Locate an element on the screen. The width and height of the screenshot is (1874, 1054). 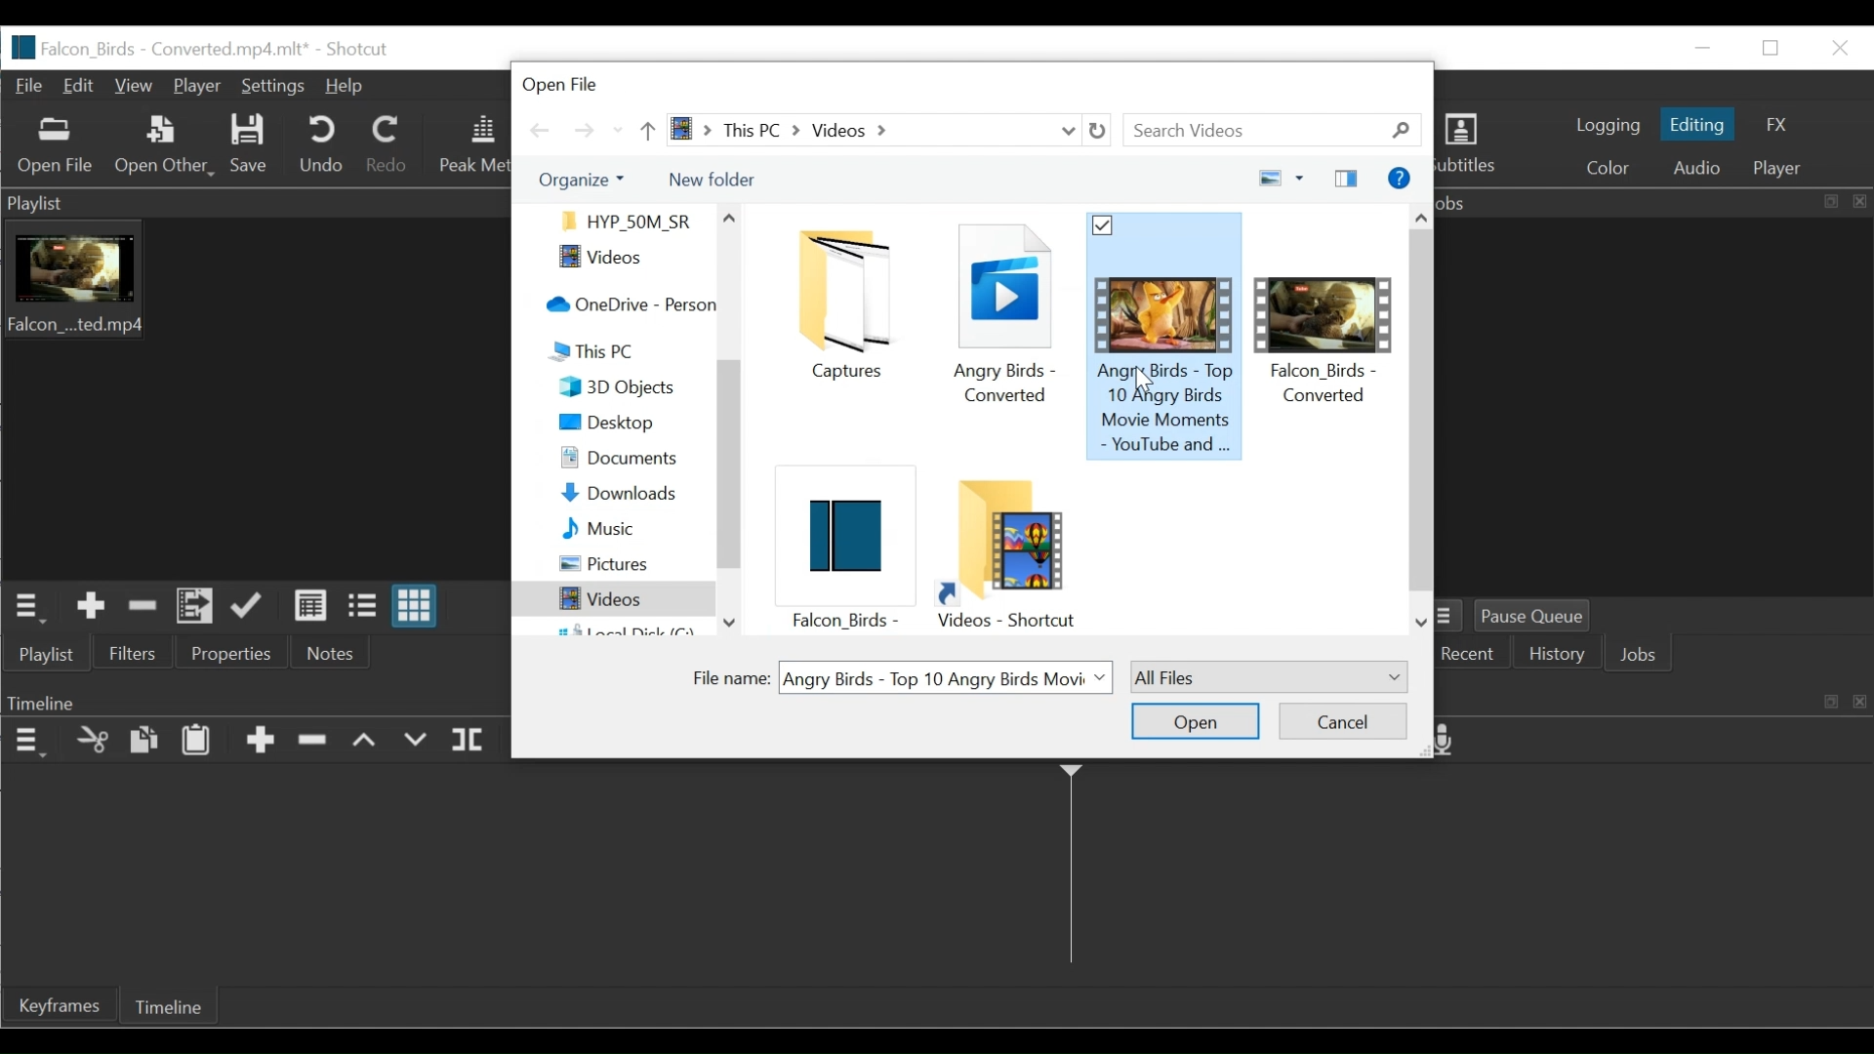
Jobs Panel is located at coordinates (1659, 406).